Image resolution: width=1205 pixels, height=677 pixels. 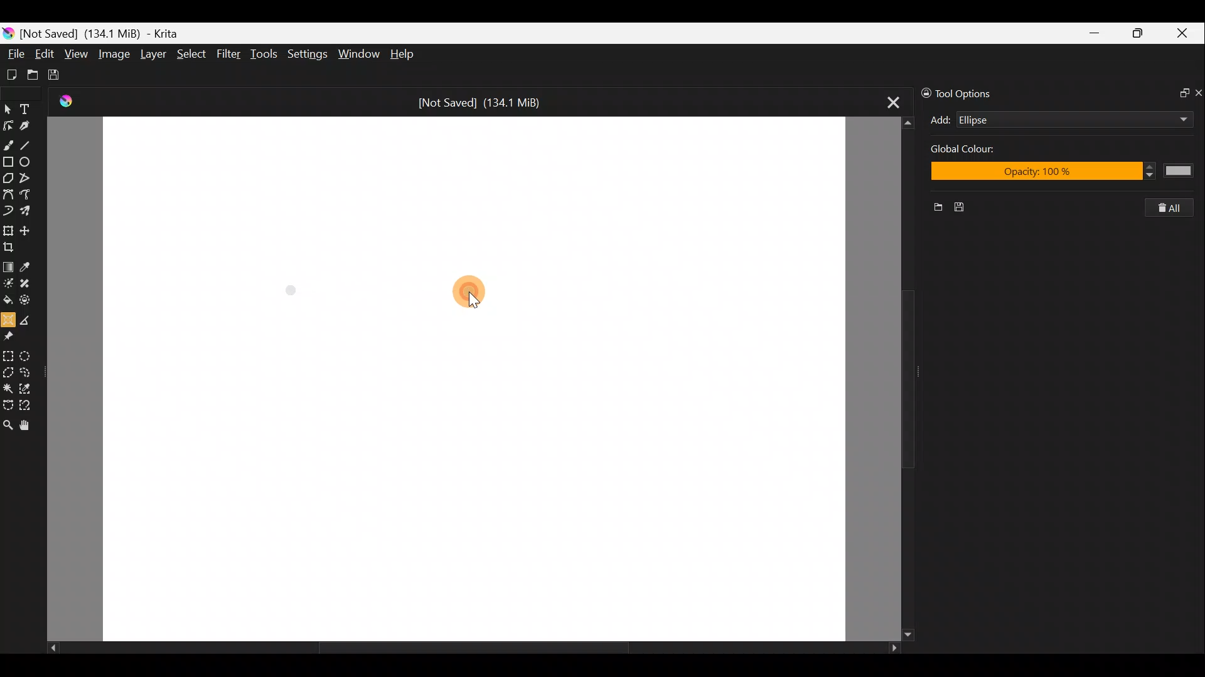 What do you see at coordinates (361, 53) in the screenshot?
I see `Window` at bounding box center [361, 53].